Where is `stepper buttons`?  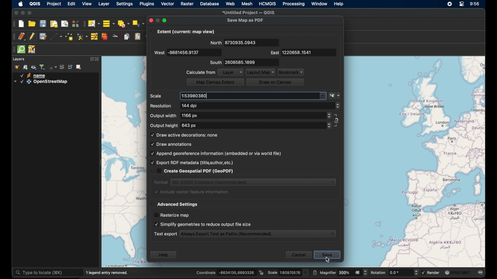 stepper buttons is located at coordinates (339, 106).